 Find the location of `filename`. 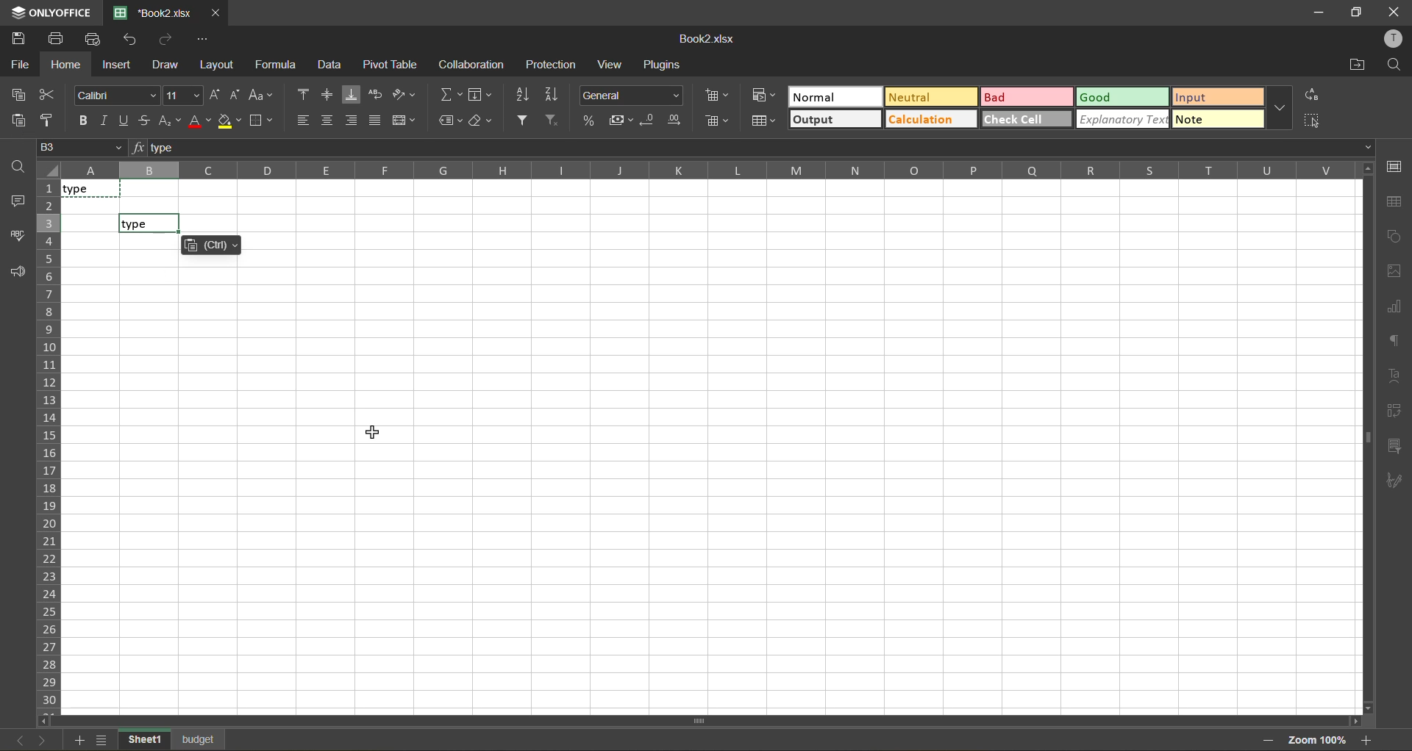

filename is located at coordinates (151, 13).